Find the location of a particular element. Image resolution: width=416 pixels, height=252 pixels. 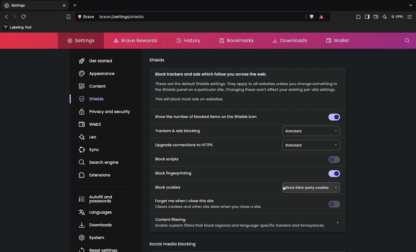

system is located at coordinates (94, 238).